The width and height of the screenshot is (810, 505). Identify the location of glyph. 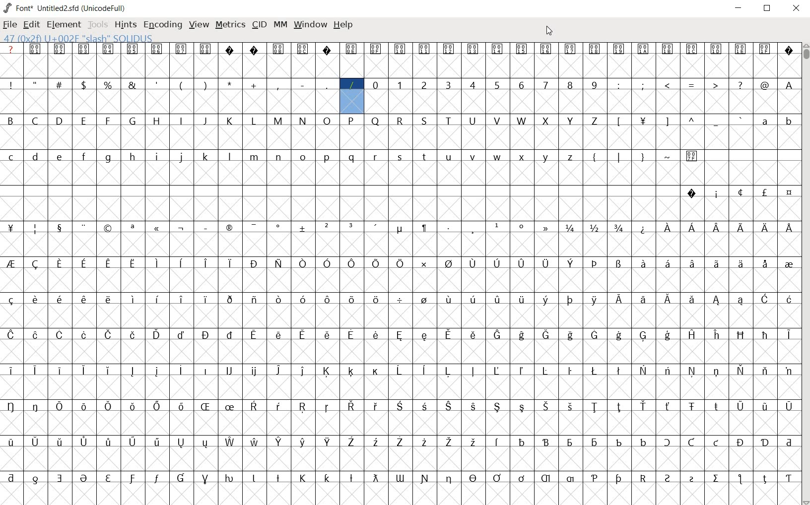
(644, 336).